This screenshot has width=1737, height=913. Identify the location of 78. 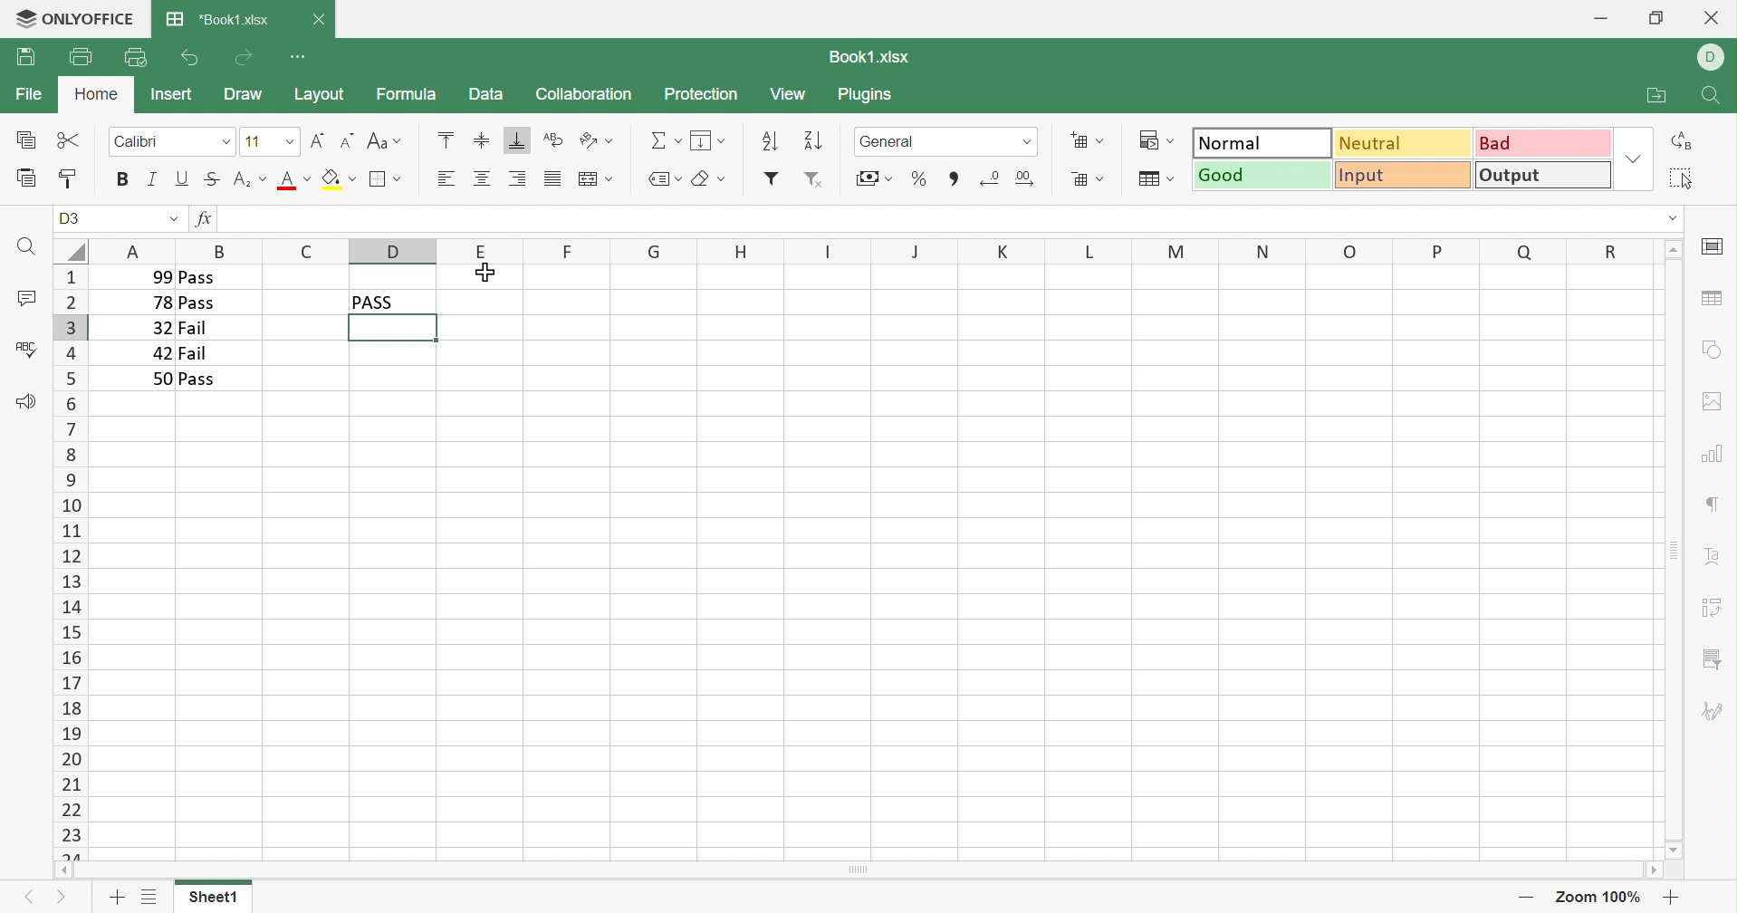
(159, 303).